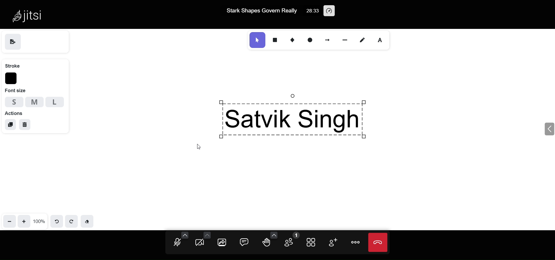 The image size is (555, 260). What do you see at coordinates (363, 39) in the screenshot?
I see `draw` at bounding box center [363, 39].